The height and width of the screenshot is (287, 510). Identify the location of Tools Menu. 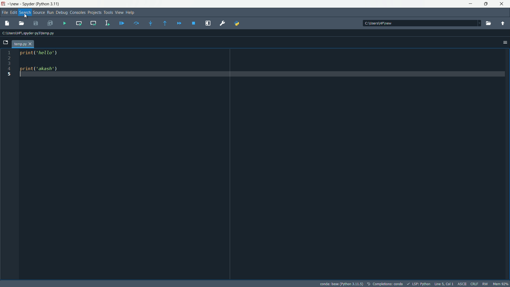
(108, 12).